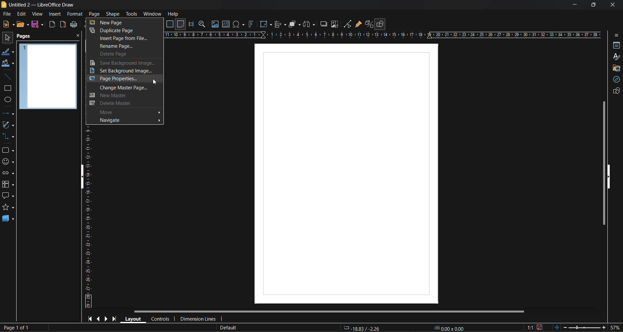 The width and height of the screenshot is (623, 332). I want to click on new master, so click(114, 96).